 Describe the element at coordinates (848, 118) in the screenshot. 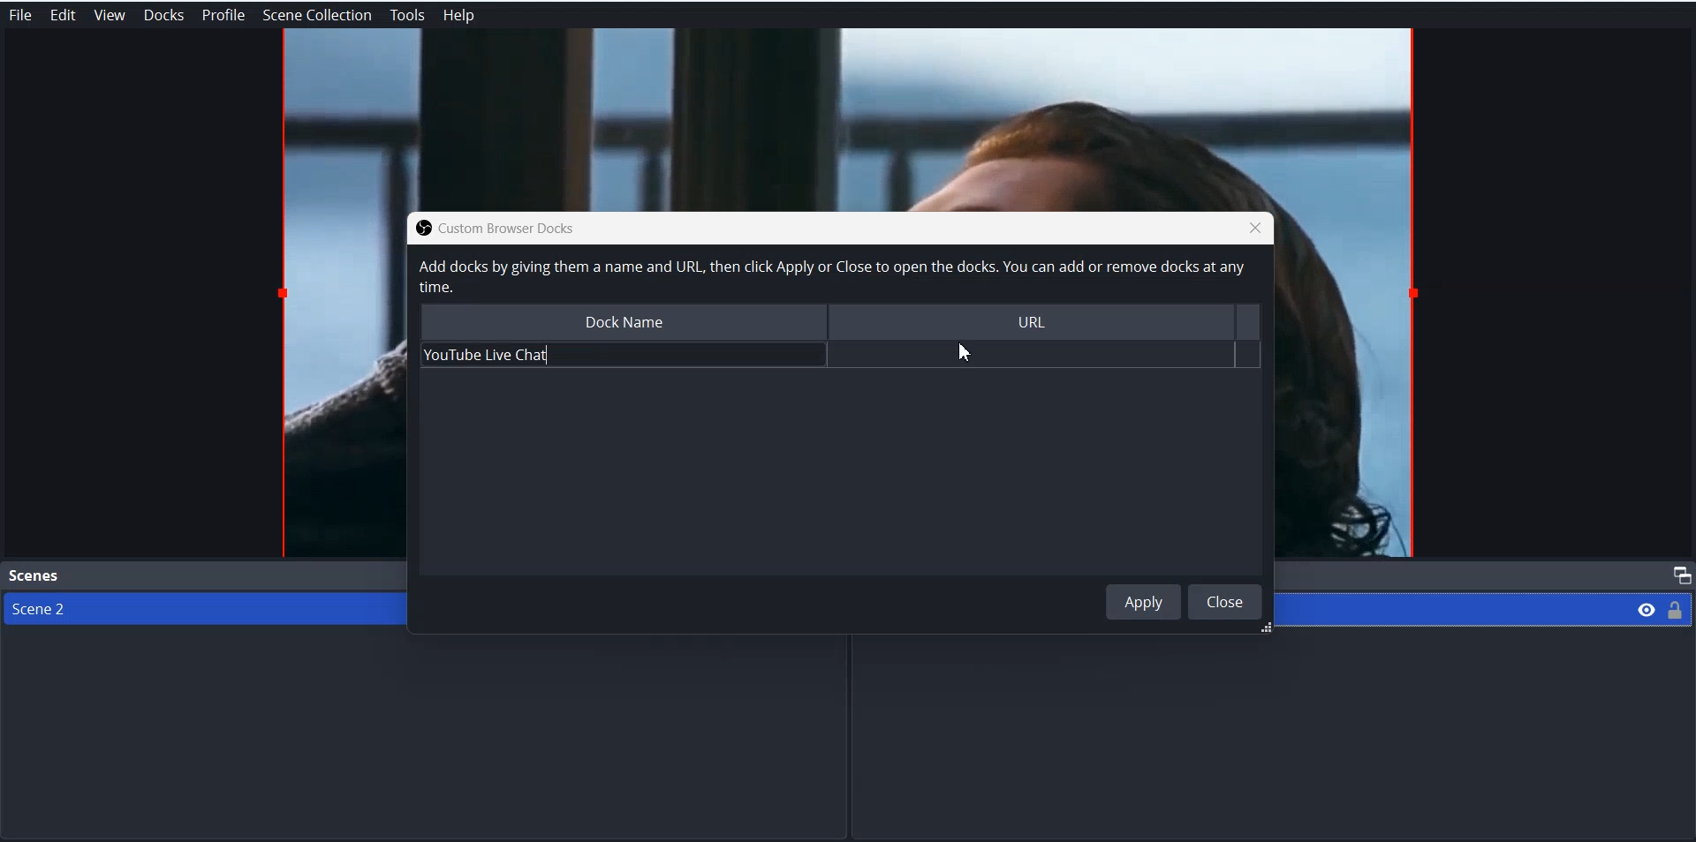

I see `File Preview window` at that location.